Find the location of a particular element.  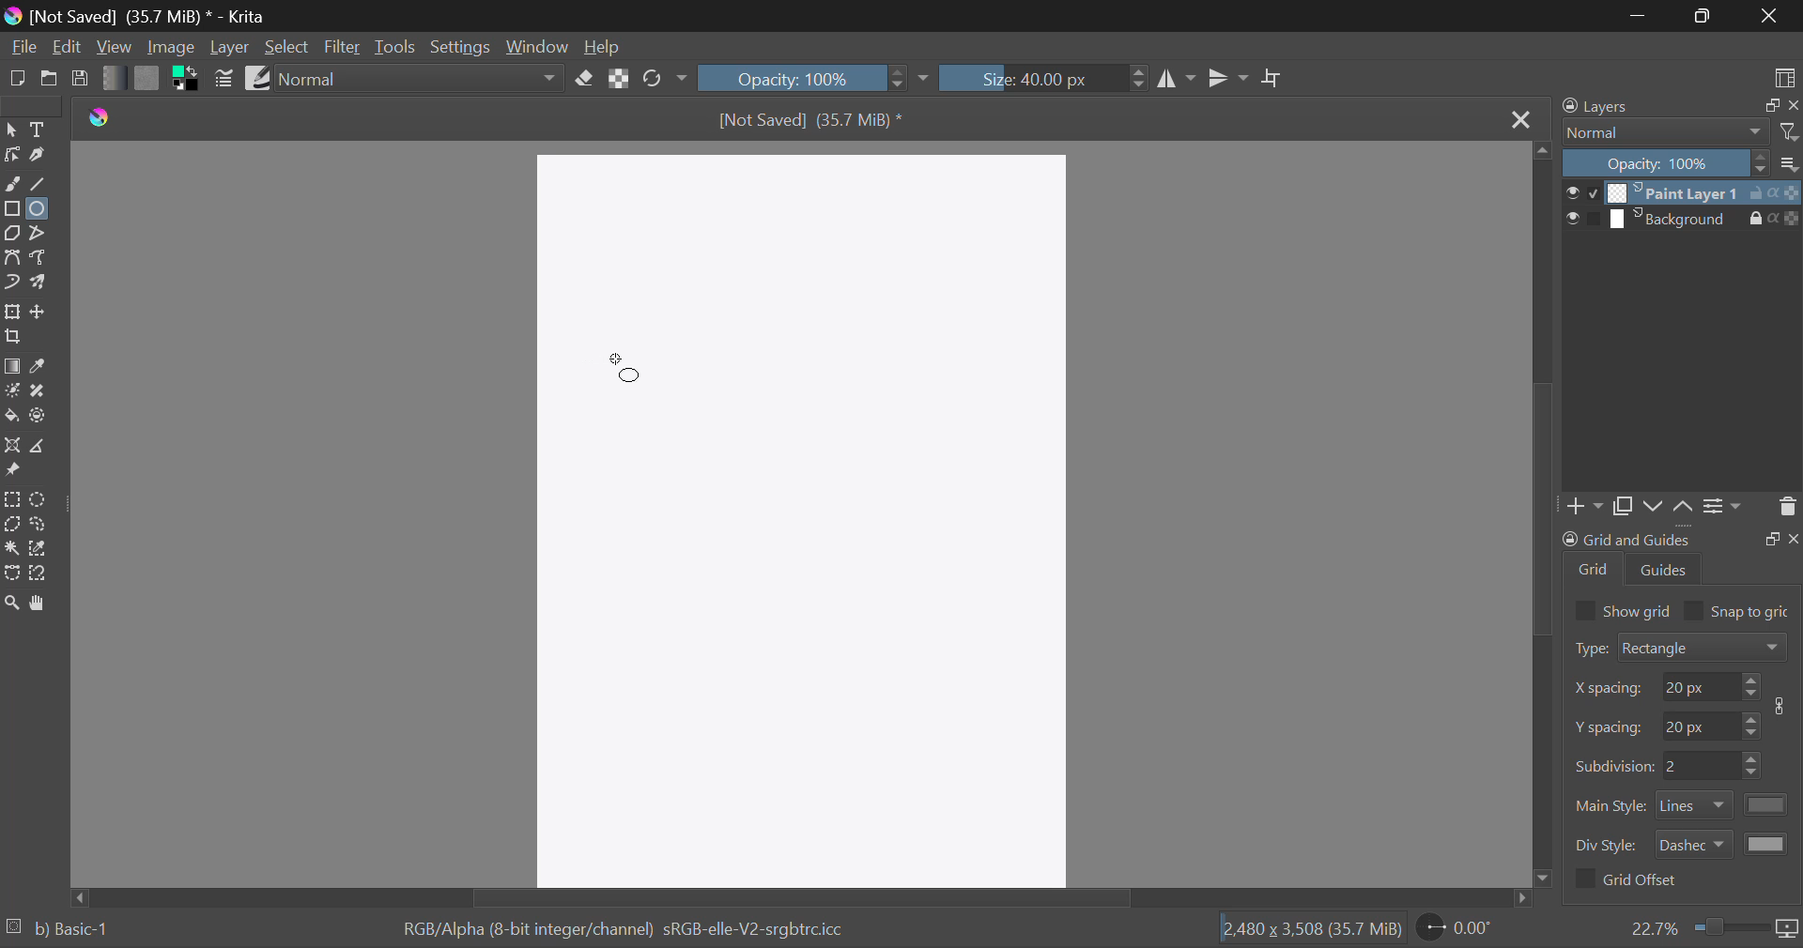

Horizontal Mirror Flip is located at coordinates (1229, 78).